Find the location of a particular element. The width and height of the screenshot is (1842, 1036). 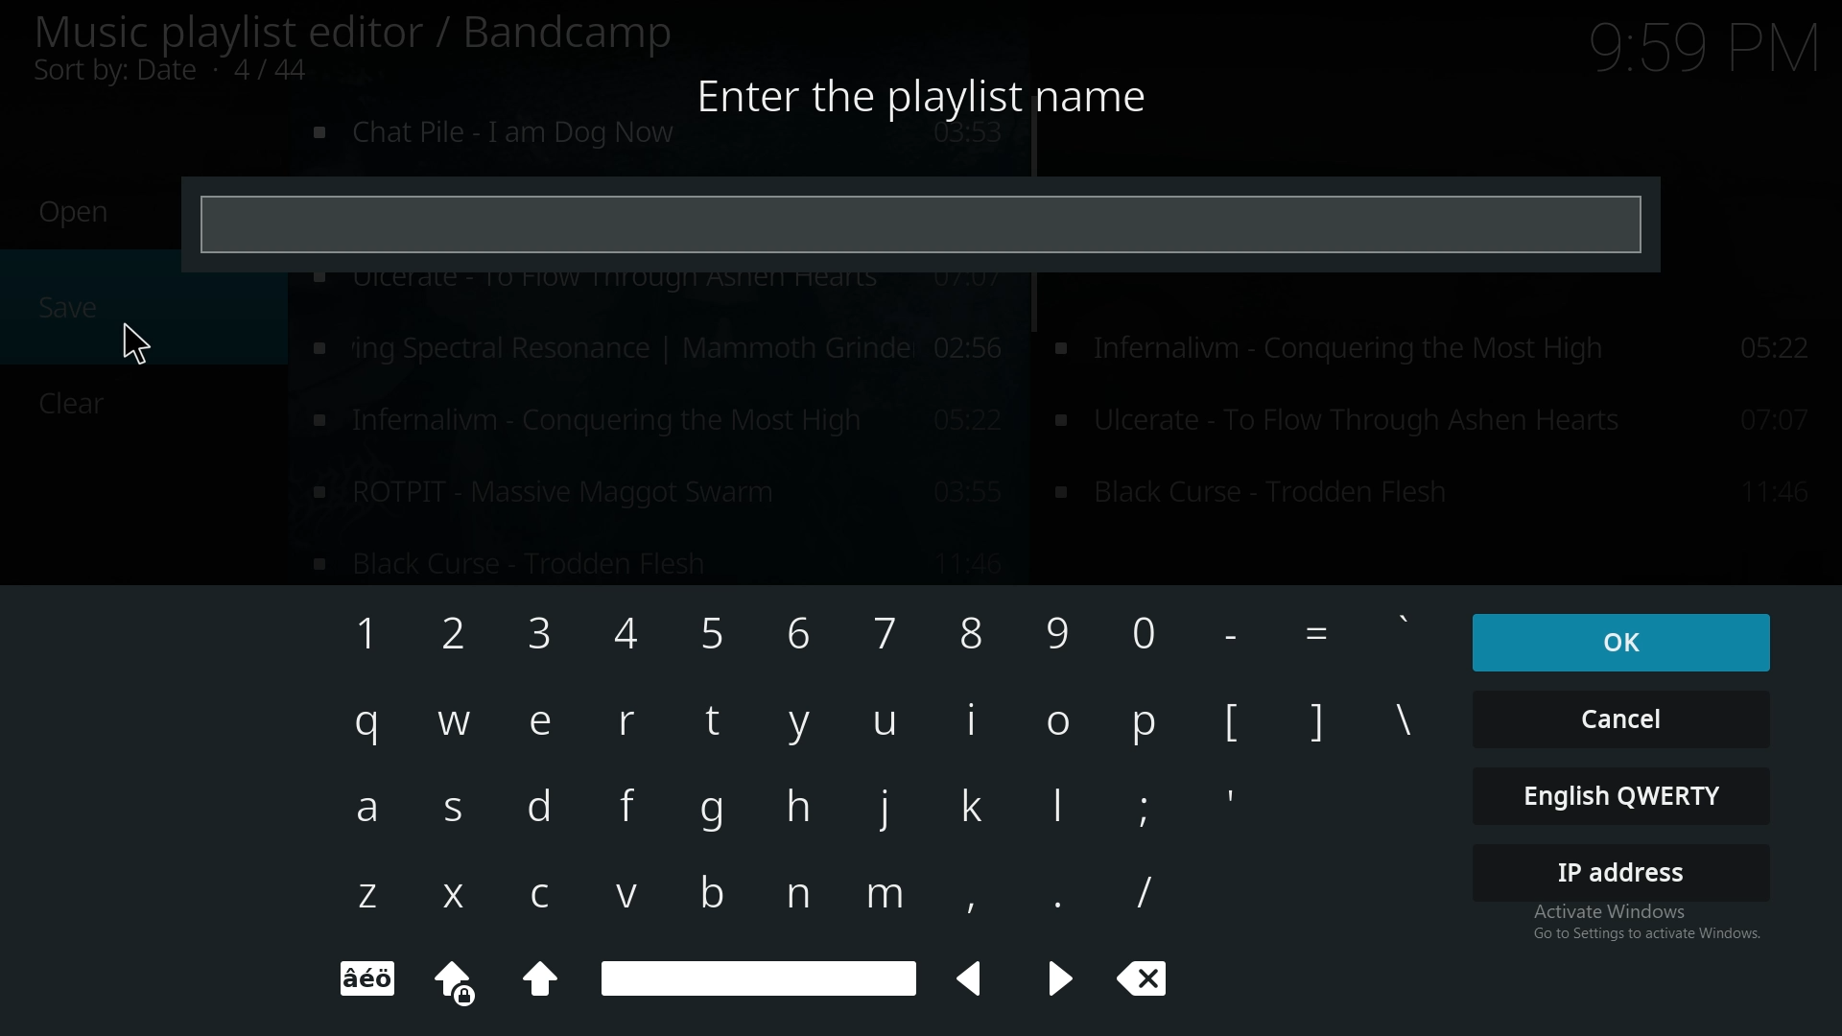

9:58 PM is located at coordinates (1696, 53).